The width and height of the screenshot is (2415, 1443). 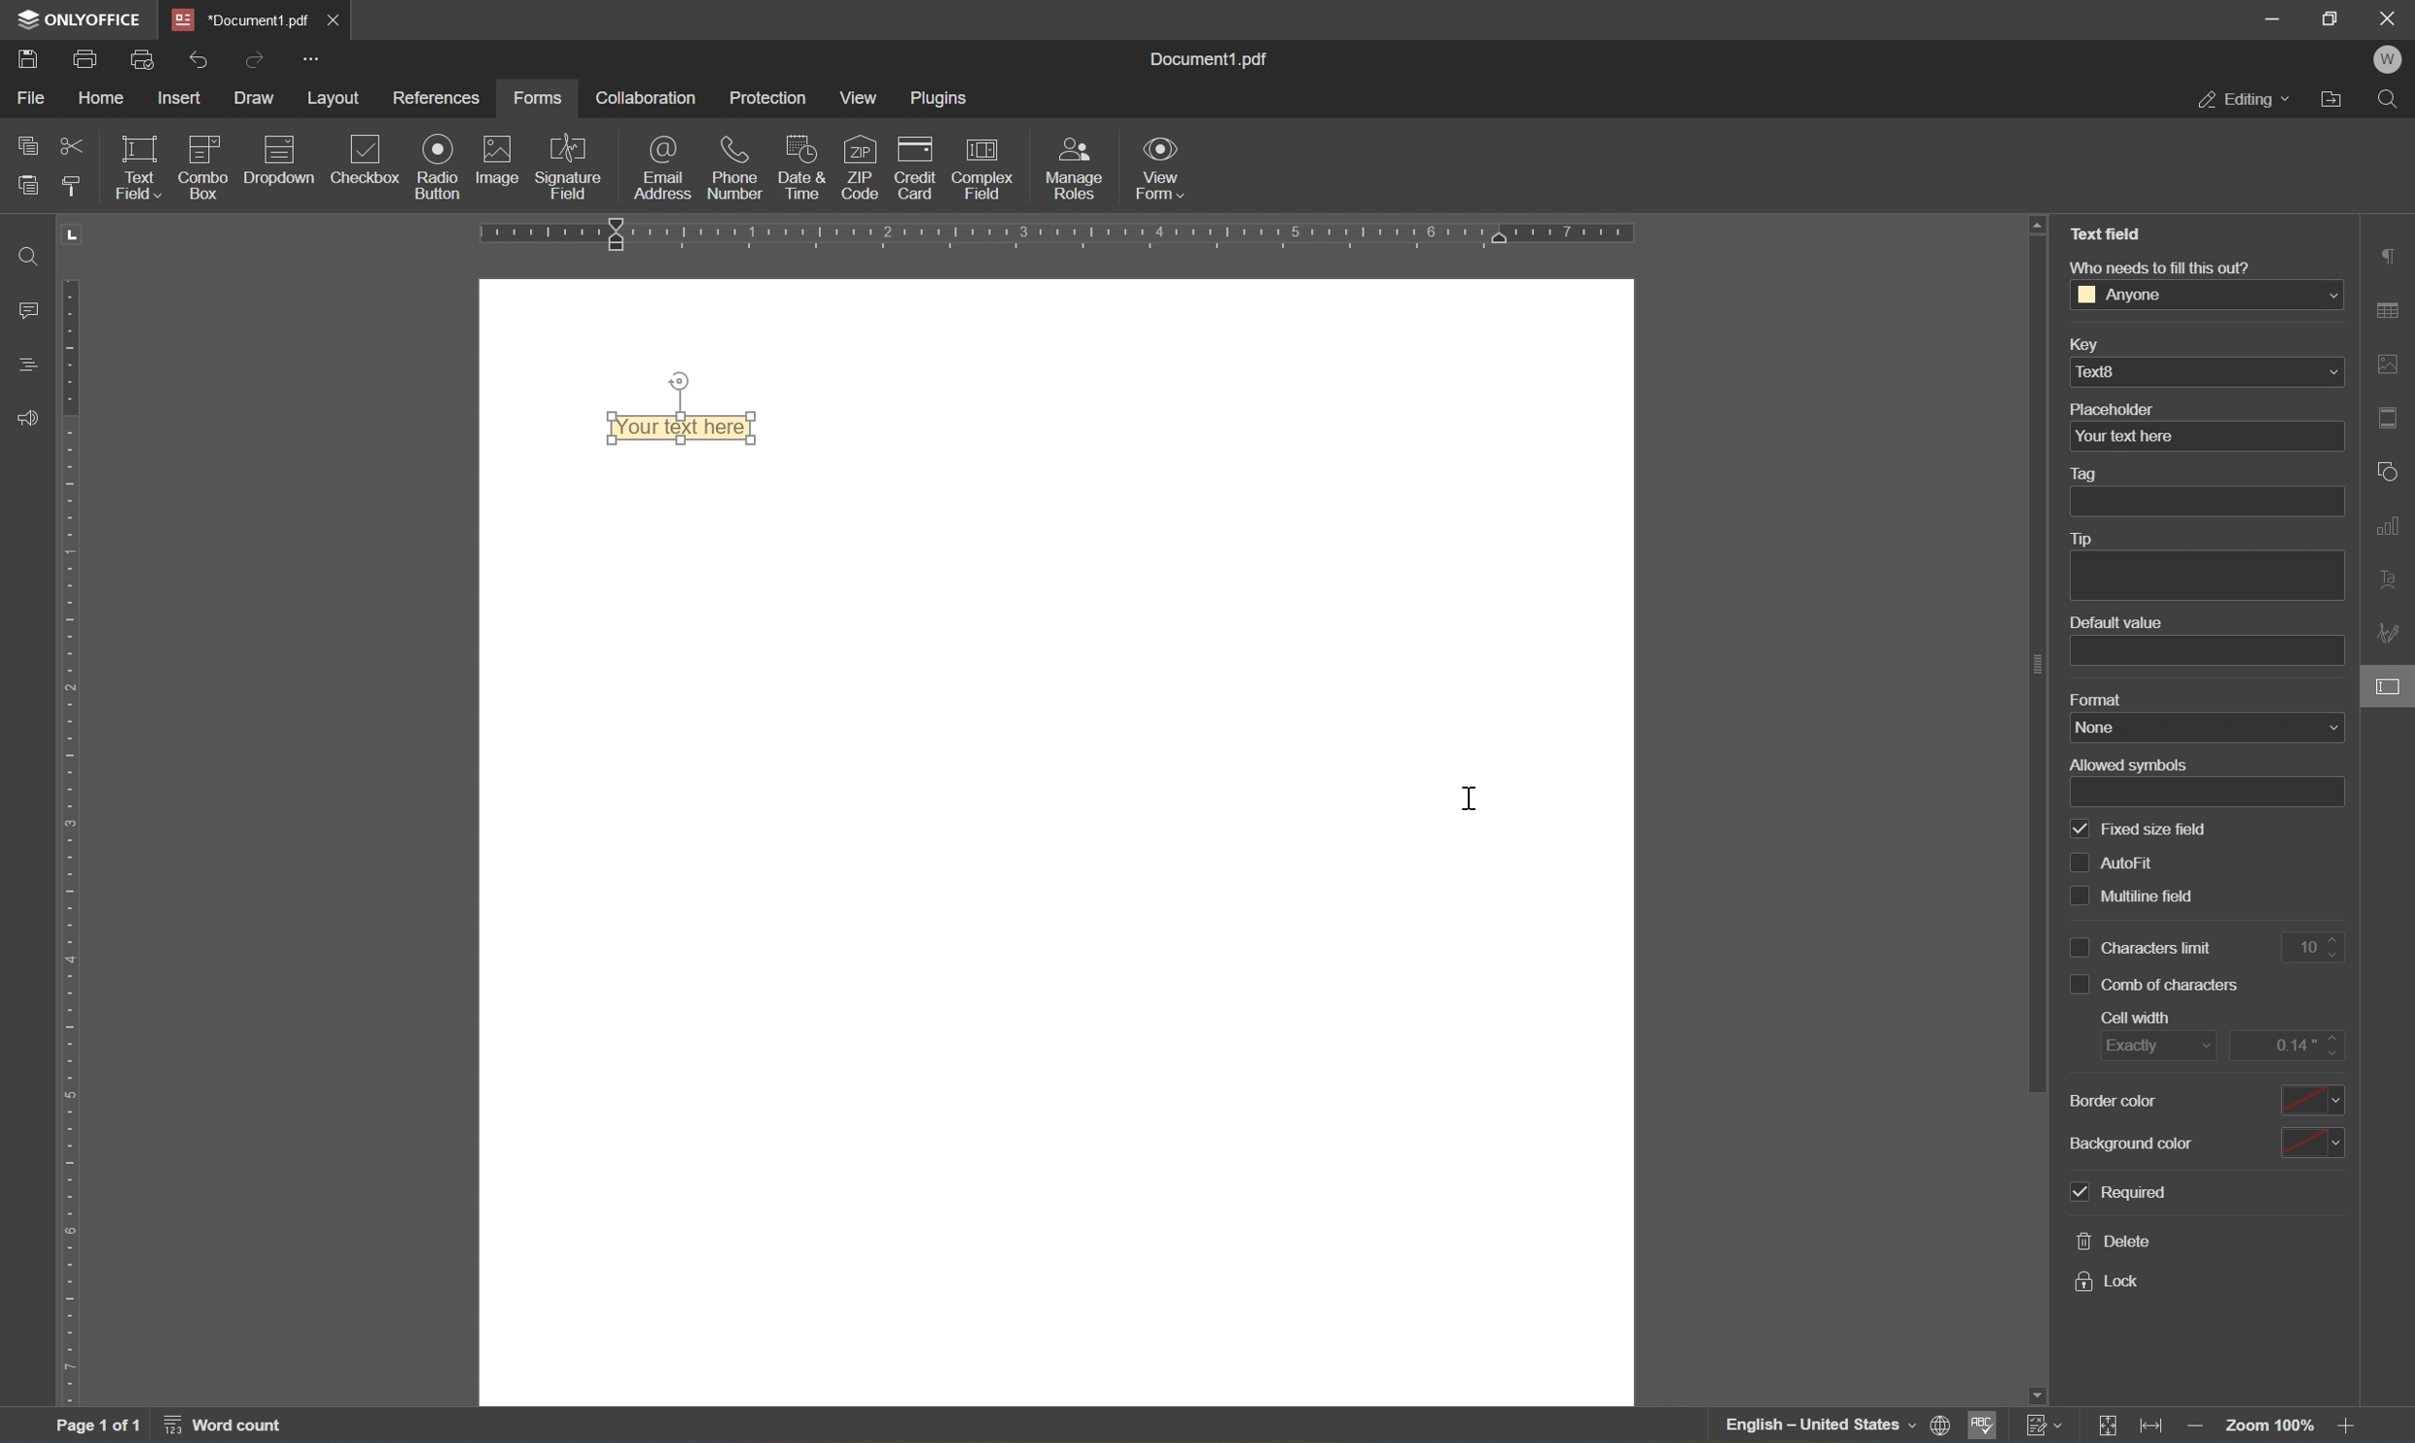 I want to click on text art settings, so click(x=2391, y=582).